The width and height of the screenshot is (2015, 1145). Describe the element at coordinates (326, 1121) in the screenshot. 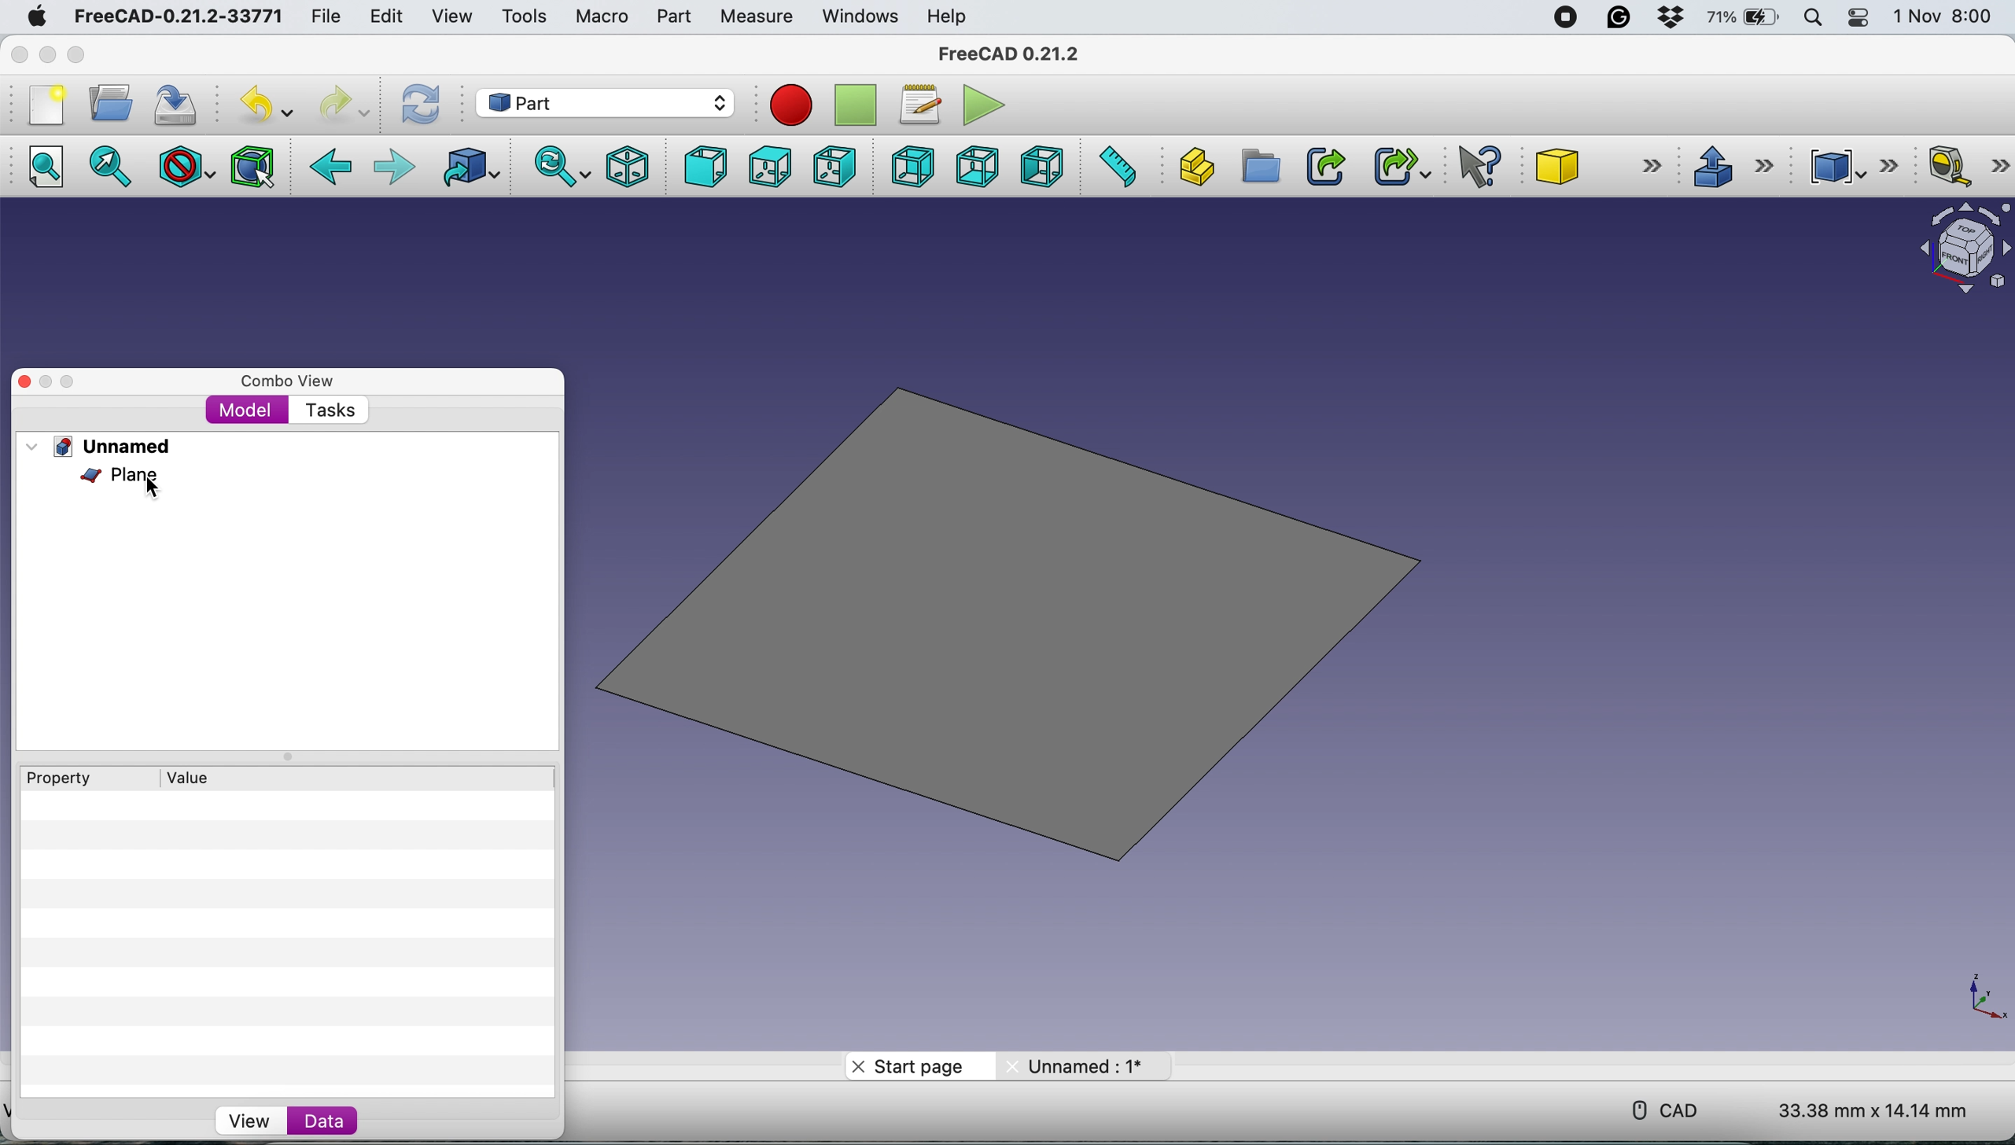

I see `data` at that location.